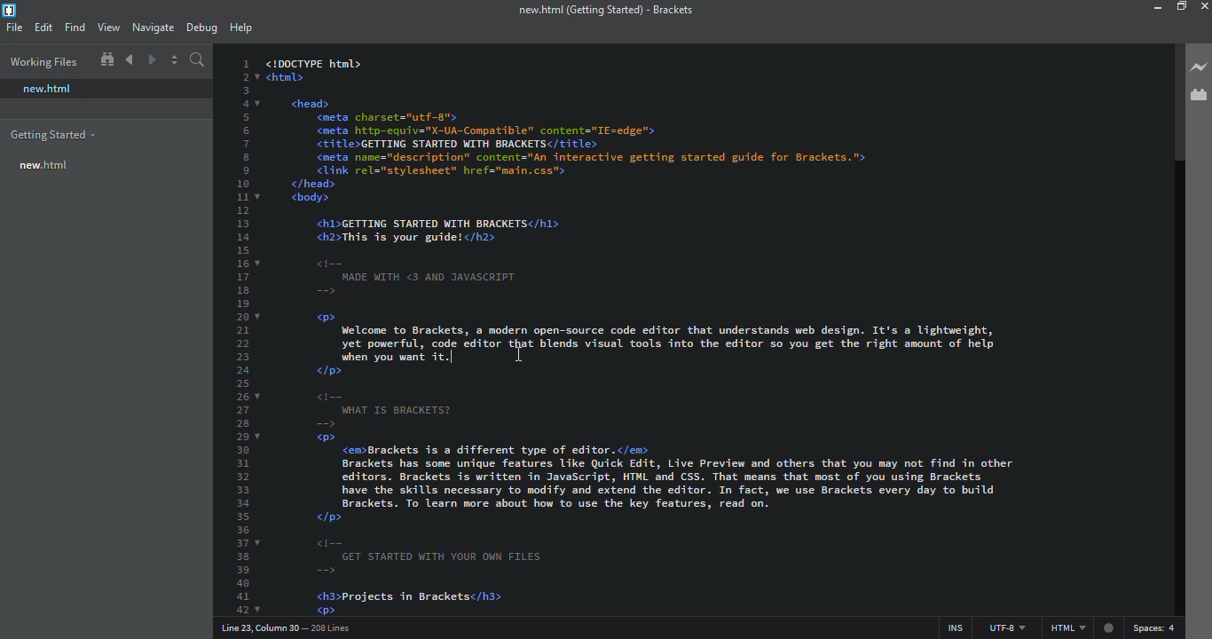 Image resolution: width=1212 pixels, height=639 pixels. What do you see at coordinates (201, 28) in the screenshot?
I see `debug` at bounding box center [201, 28].